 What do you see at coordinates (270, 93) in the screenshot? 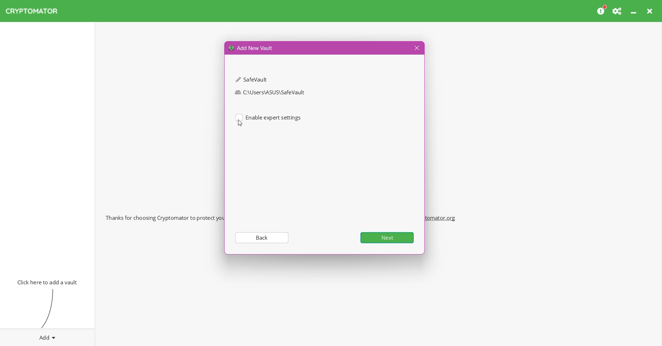
I see `C:\Users\ASUS\SafeVault` at bounding box center [270, 93].